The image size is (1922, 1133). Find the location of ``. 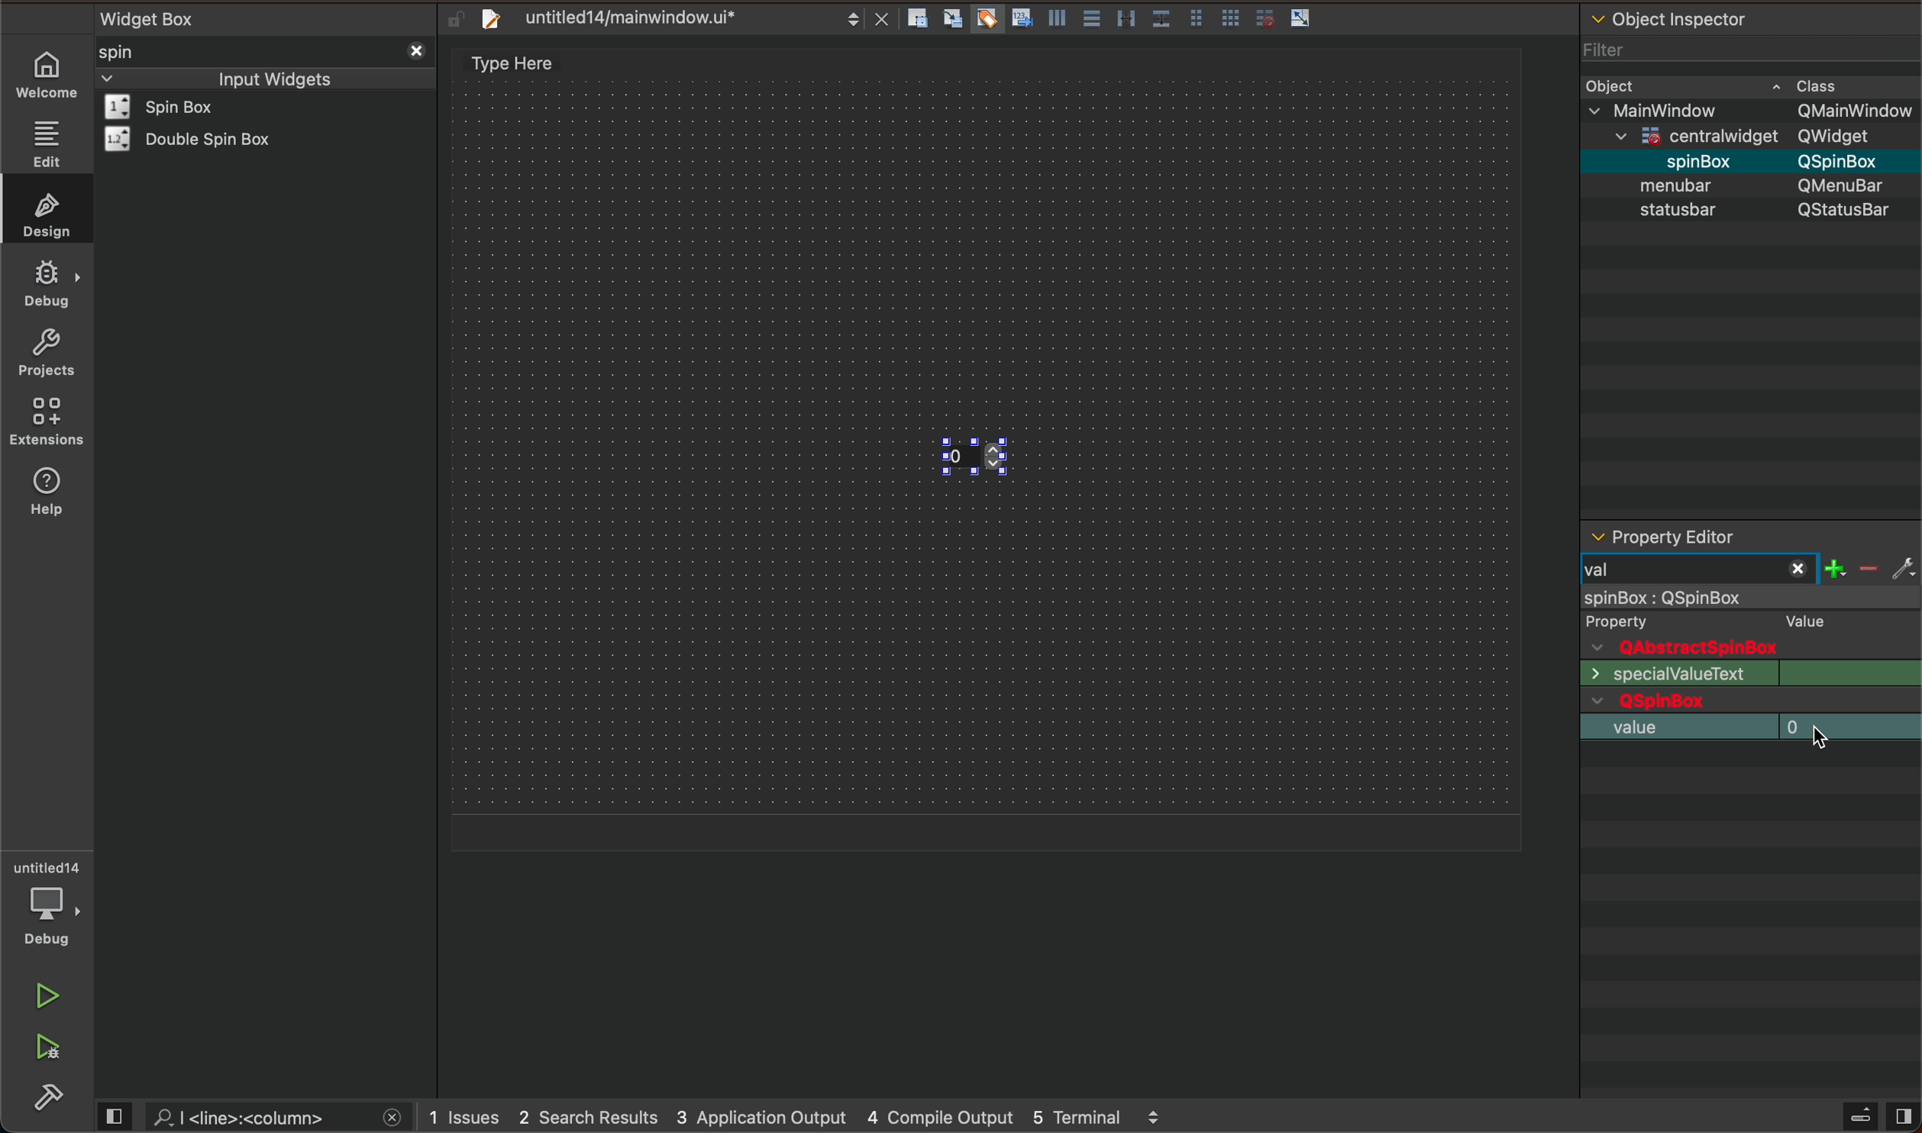

 is located at coordinates (1706, 133).